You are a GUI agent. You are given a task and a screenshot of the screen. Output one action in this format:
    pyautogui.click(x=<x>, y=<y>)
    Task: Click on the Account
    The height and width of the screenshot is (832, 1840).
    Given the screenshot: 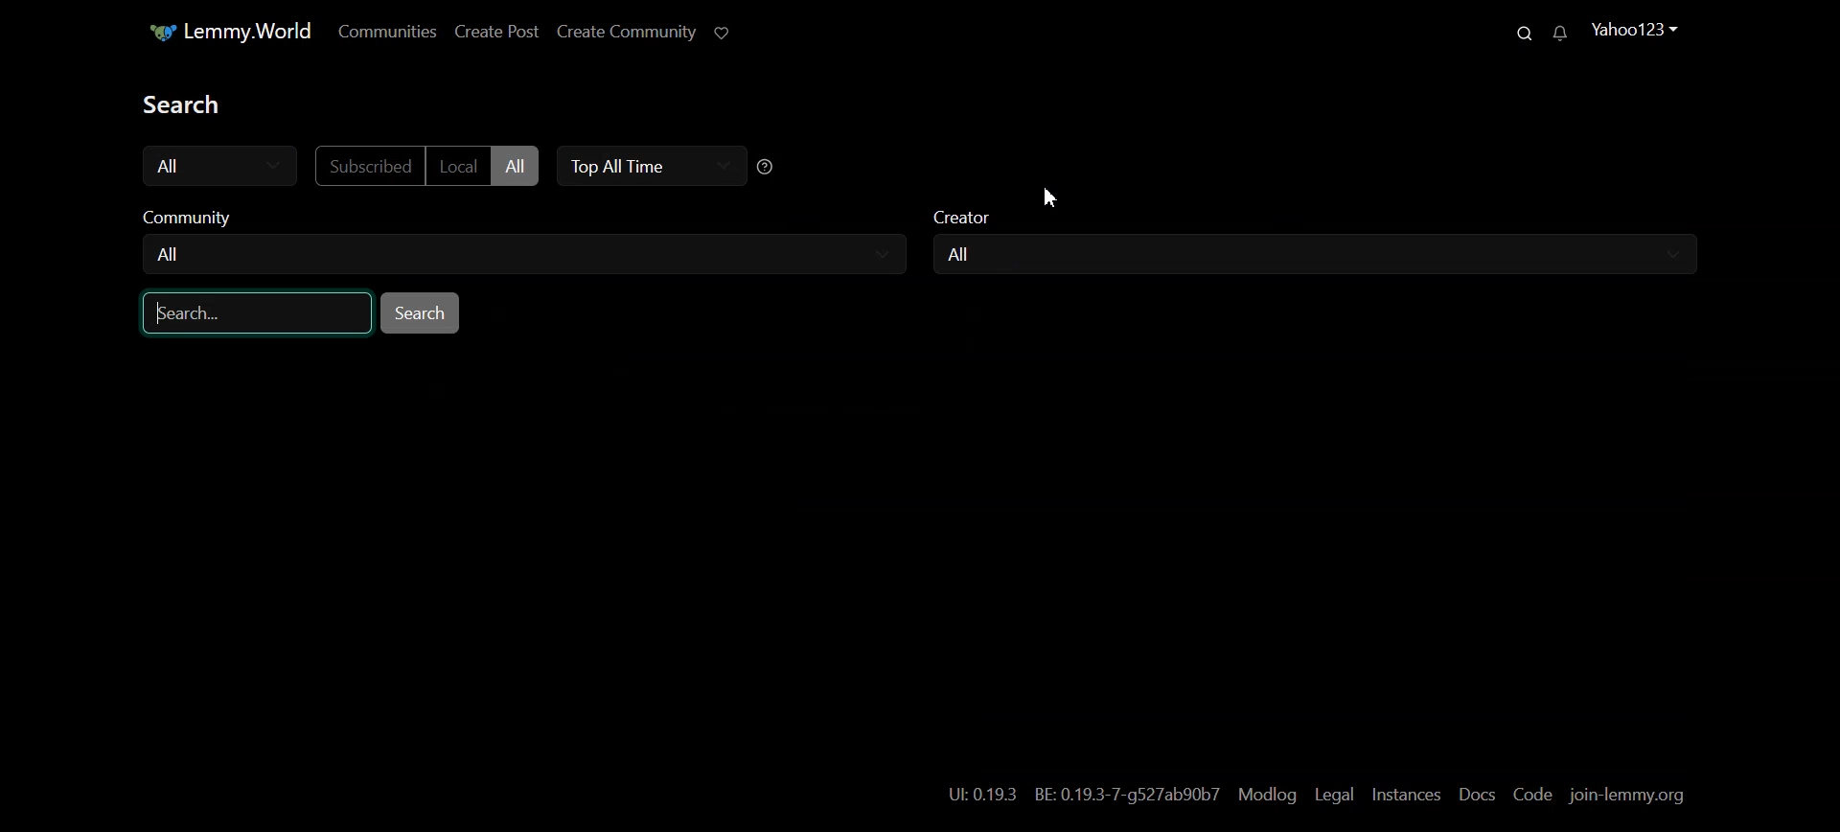 What is the action you would take?
    pyautogui.click(x=1633, y=31)
    